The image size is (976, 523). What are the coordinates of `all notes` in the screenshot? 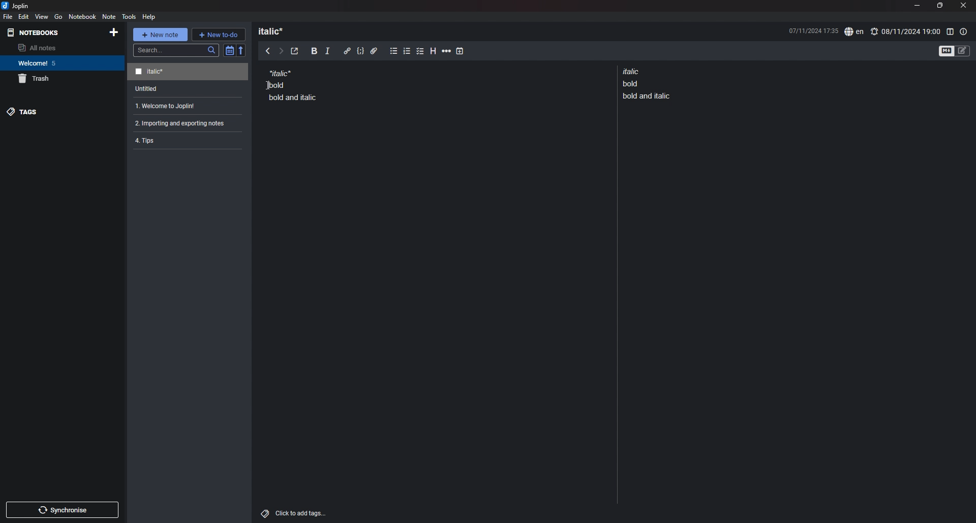 It's located at (59, 48).